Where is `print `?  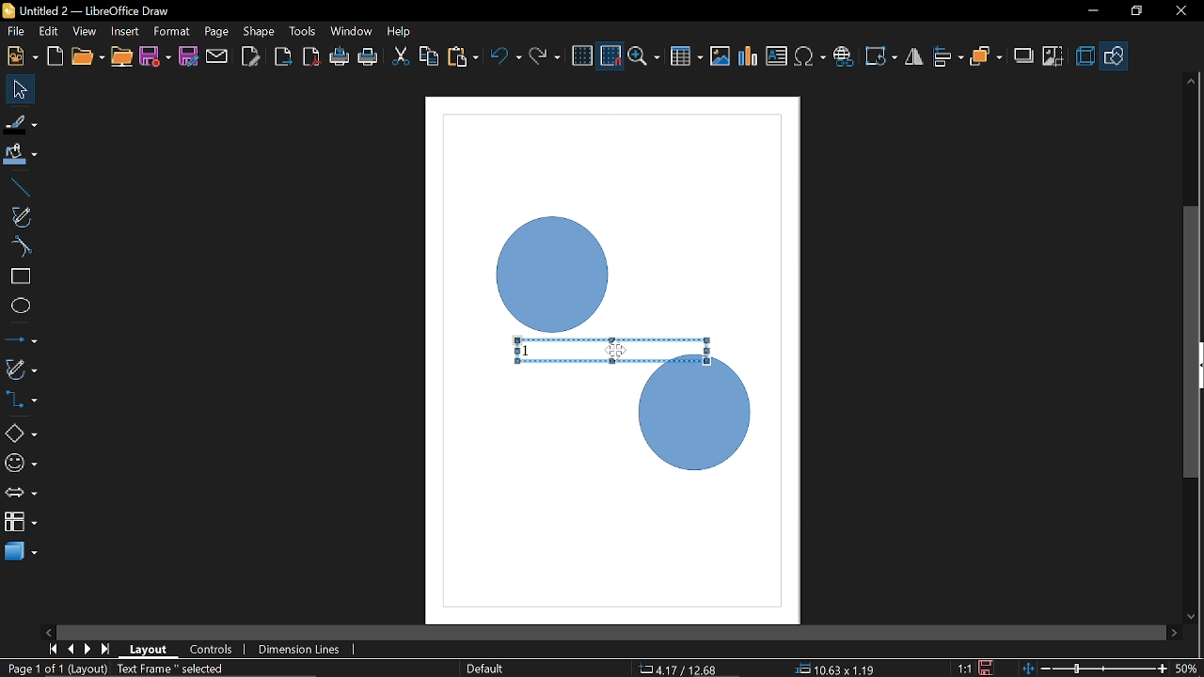
print  is located at coordinates (341, 57).